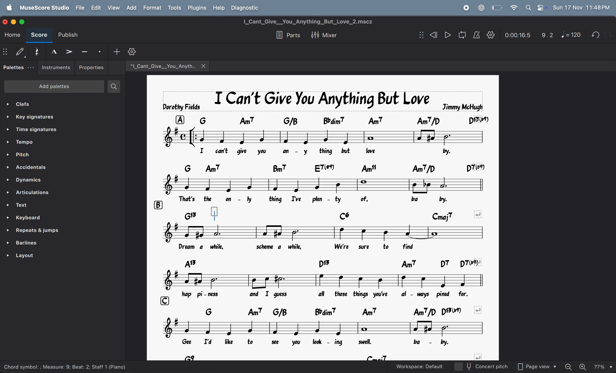 The width and height of the screenshot is (616, 373). I want to click on staccato, so click(101, 51).